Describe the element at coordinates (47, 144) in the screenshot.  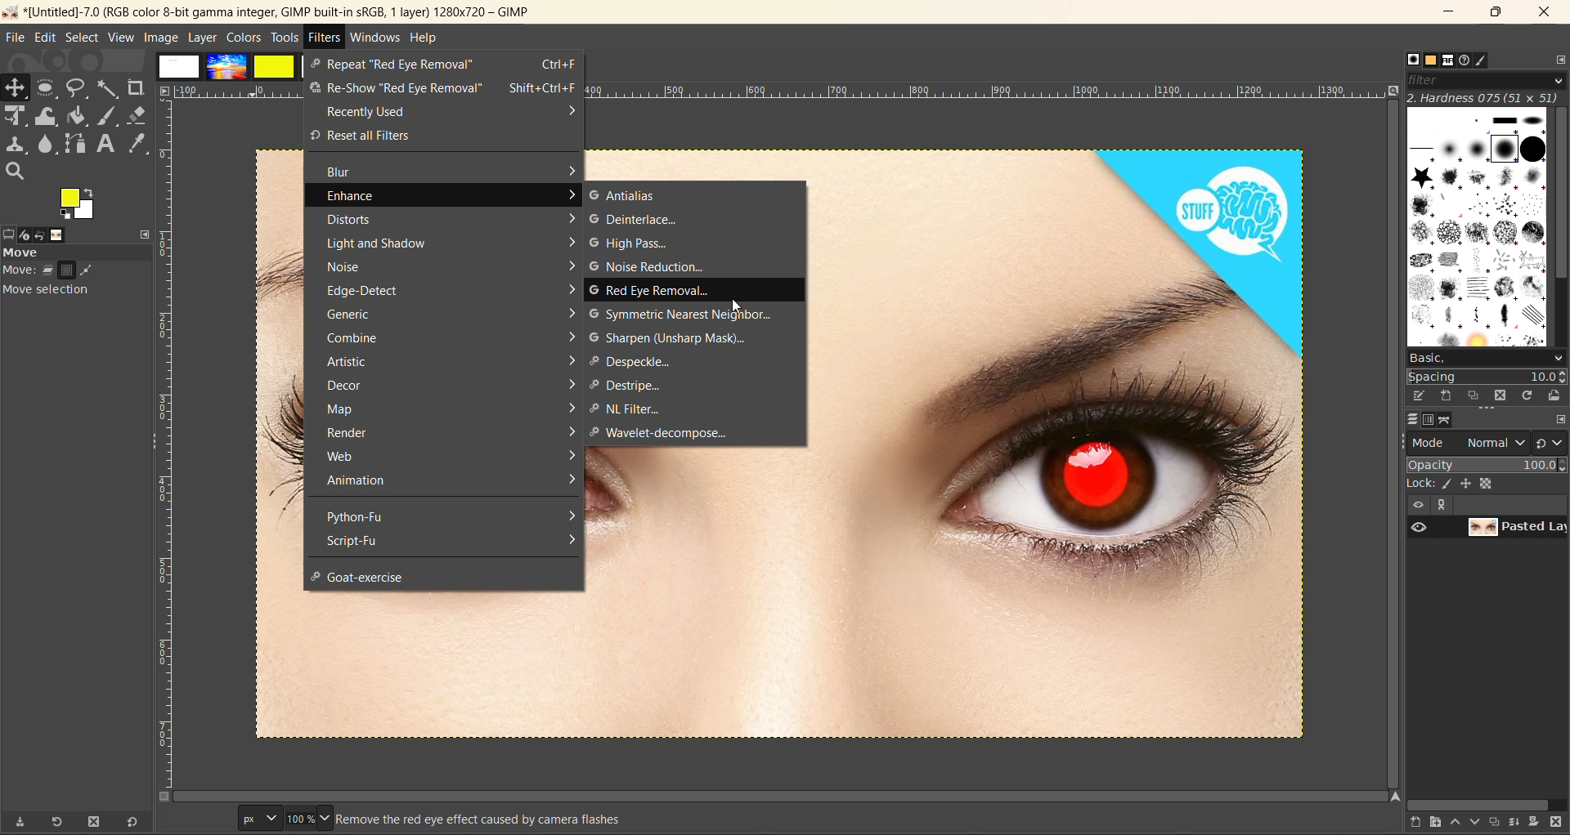
I see `smudge tool` at that location.